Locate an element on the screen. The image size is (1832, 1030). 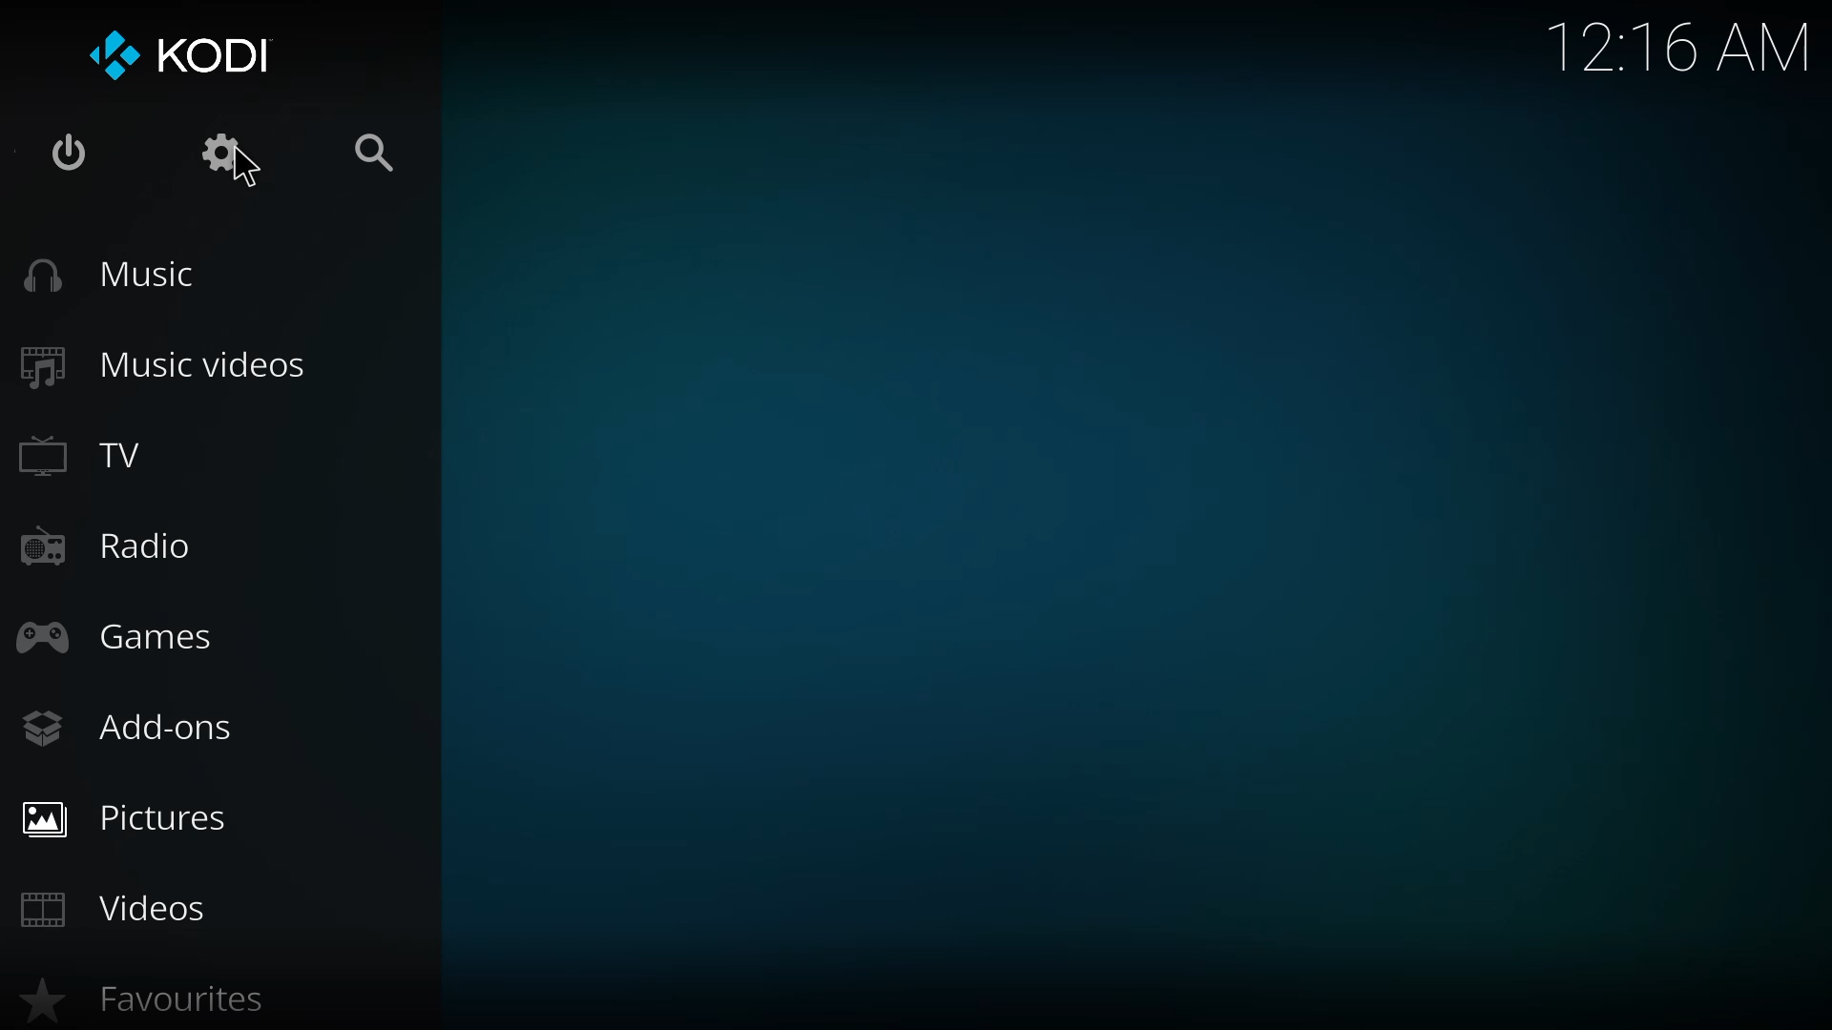
favorites is located at coordinates (153, 1003).